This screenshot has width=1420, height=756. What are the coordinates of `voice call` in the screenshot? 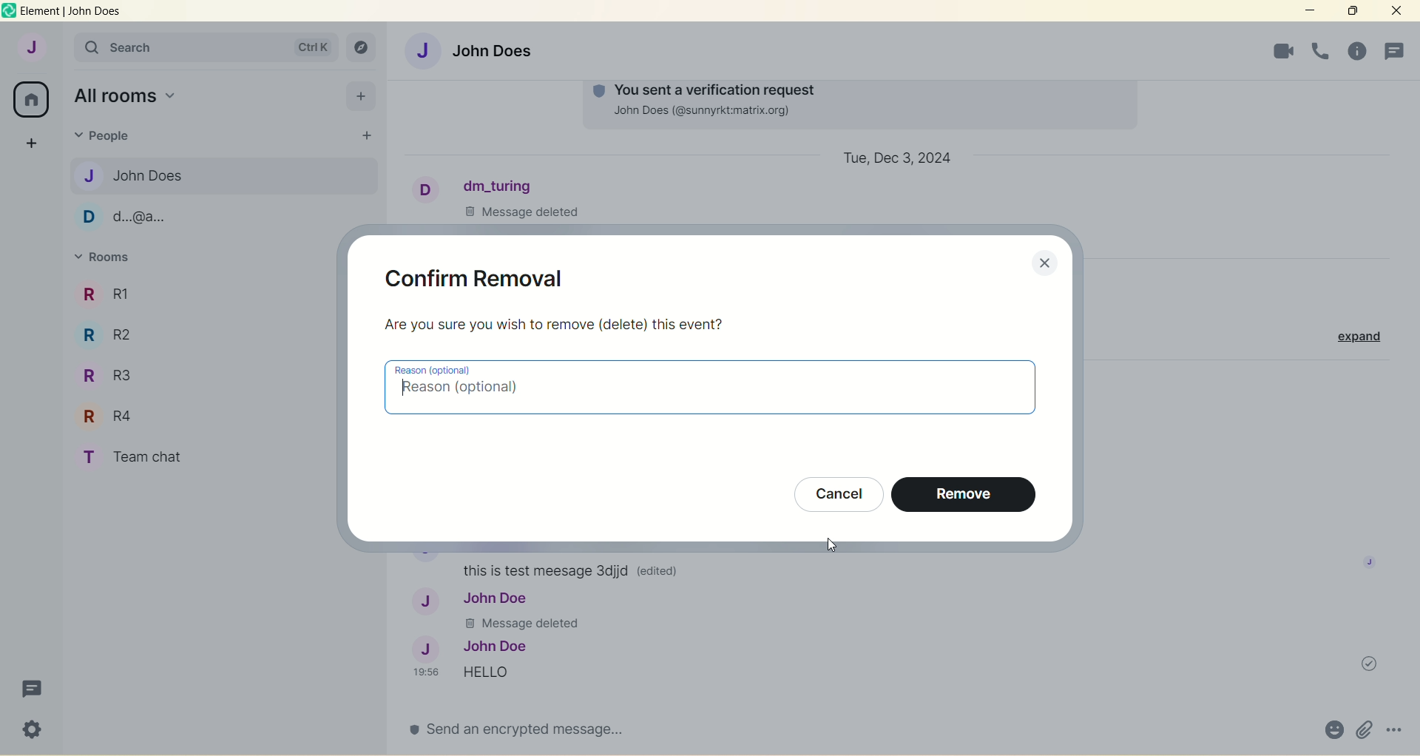 It's located at (1275, 50).